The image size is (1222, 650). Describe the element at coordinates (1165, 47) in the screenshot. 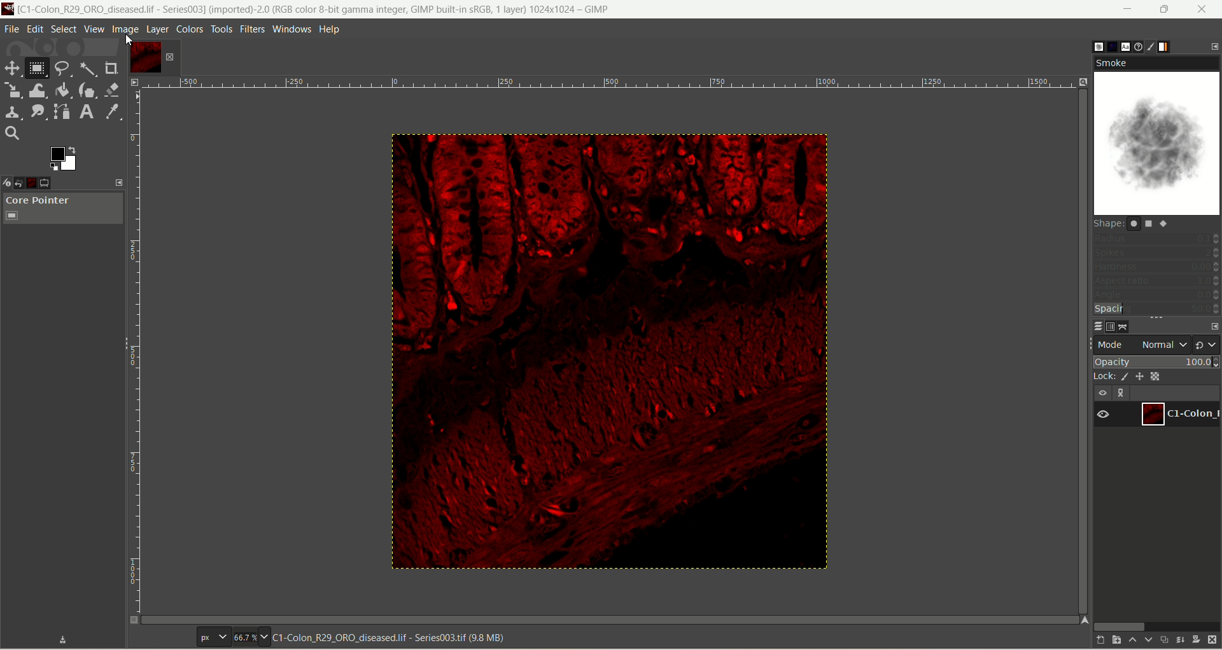

I see `gradient` at that location.